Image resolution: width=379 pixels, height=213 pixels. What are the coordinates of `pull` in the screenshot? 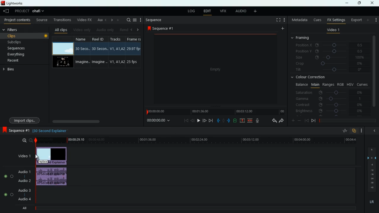 It's located at (218, 120).